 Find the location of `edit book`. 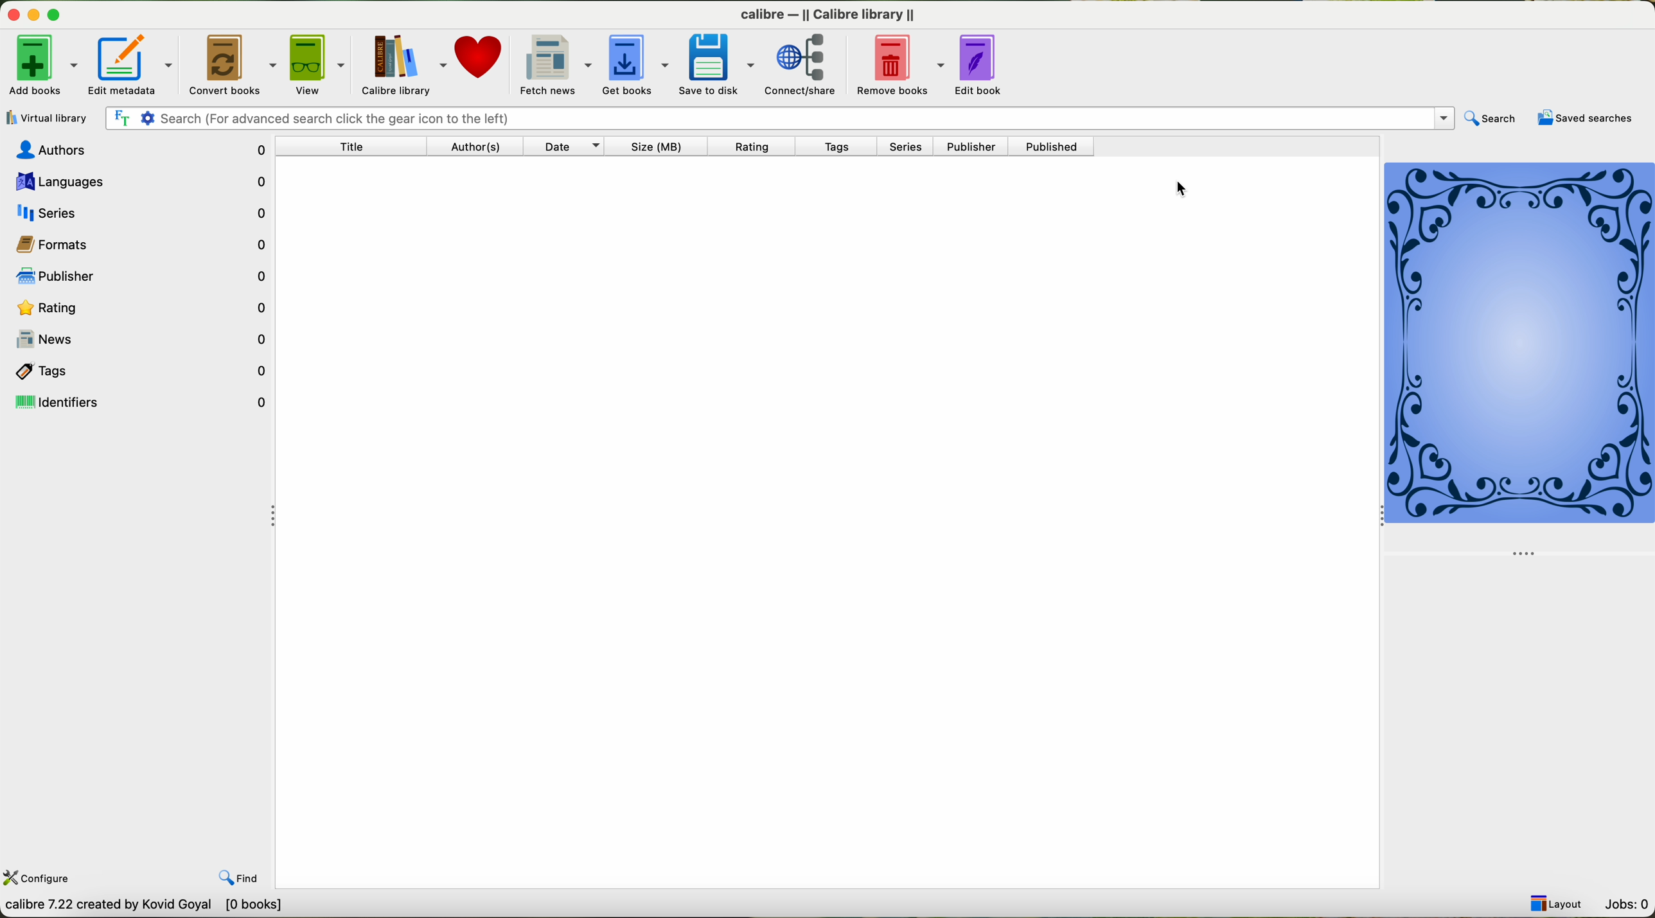

edit book is located at coordinates (982, 64).